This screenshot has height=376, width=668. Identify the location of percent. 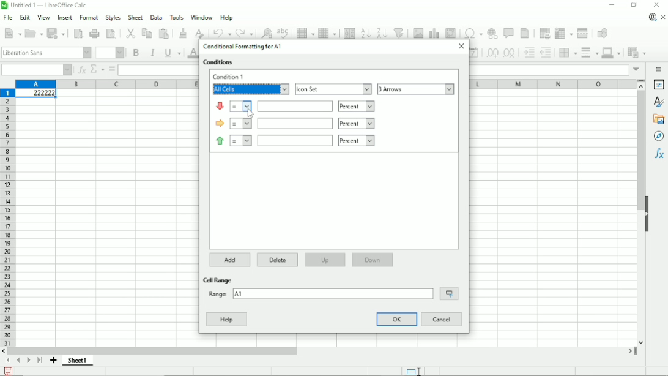
(356, 140).